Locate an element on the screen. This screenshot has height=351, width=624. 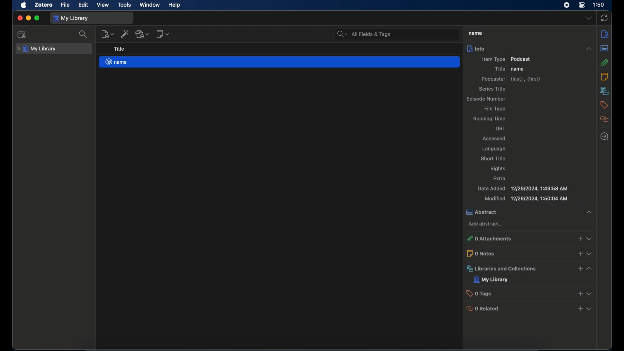
new item is located at coordinates (108, 34).